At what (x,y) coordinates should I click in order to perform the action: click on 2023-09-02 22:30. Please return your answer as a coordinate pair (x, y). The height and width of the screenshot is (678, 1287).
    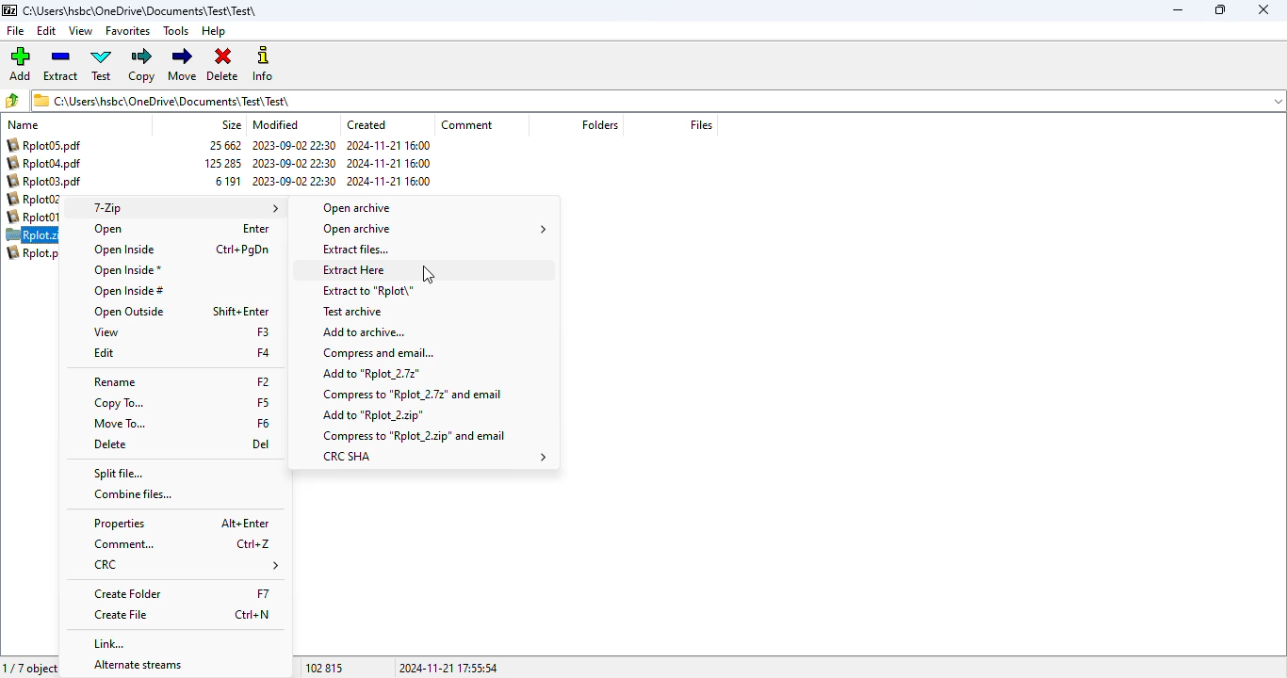
    Looking at the image, I should click on (294, 145).